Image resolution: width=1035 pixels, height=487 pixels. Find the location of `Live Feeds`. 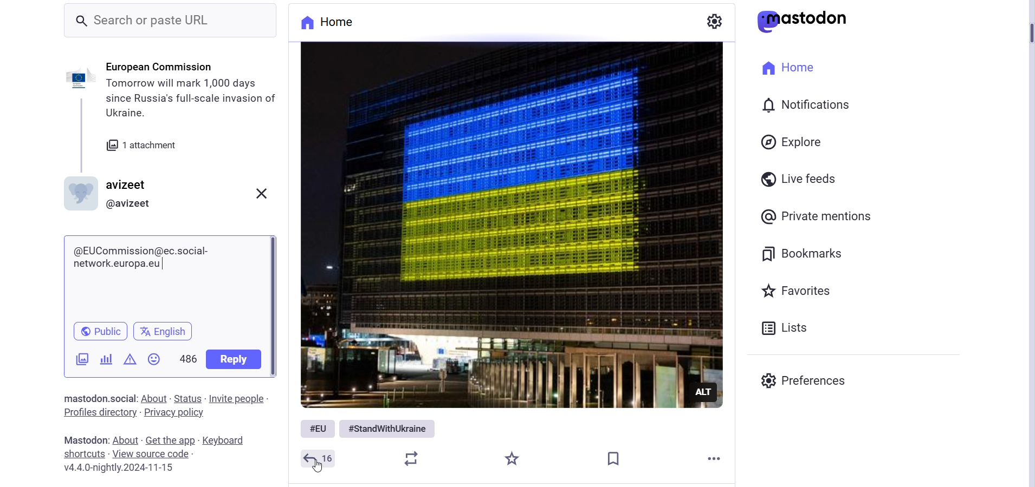

Live Feeds is located at coordinates (803, 177).